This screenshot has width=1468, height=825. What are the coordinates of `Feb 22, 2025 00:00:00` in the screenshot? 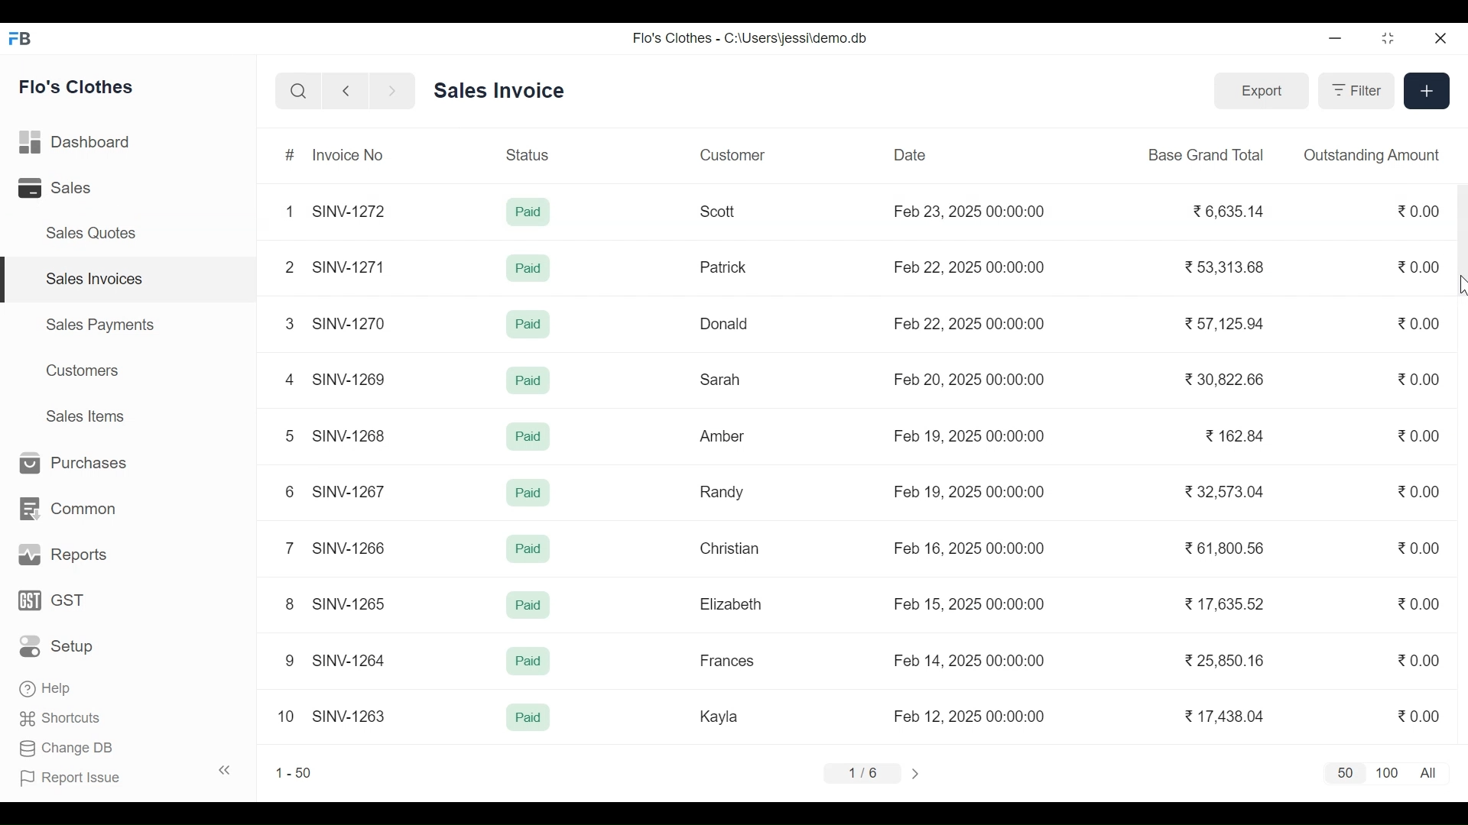 It's located at (973, 265).